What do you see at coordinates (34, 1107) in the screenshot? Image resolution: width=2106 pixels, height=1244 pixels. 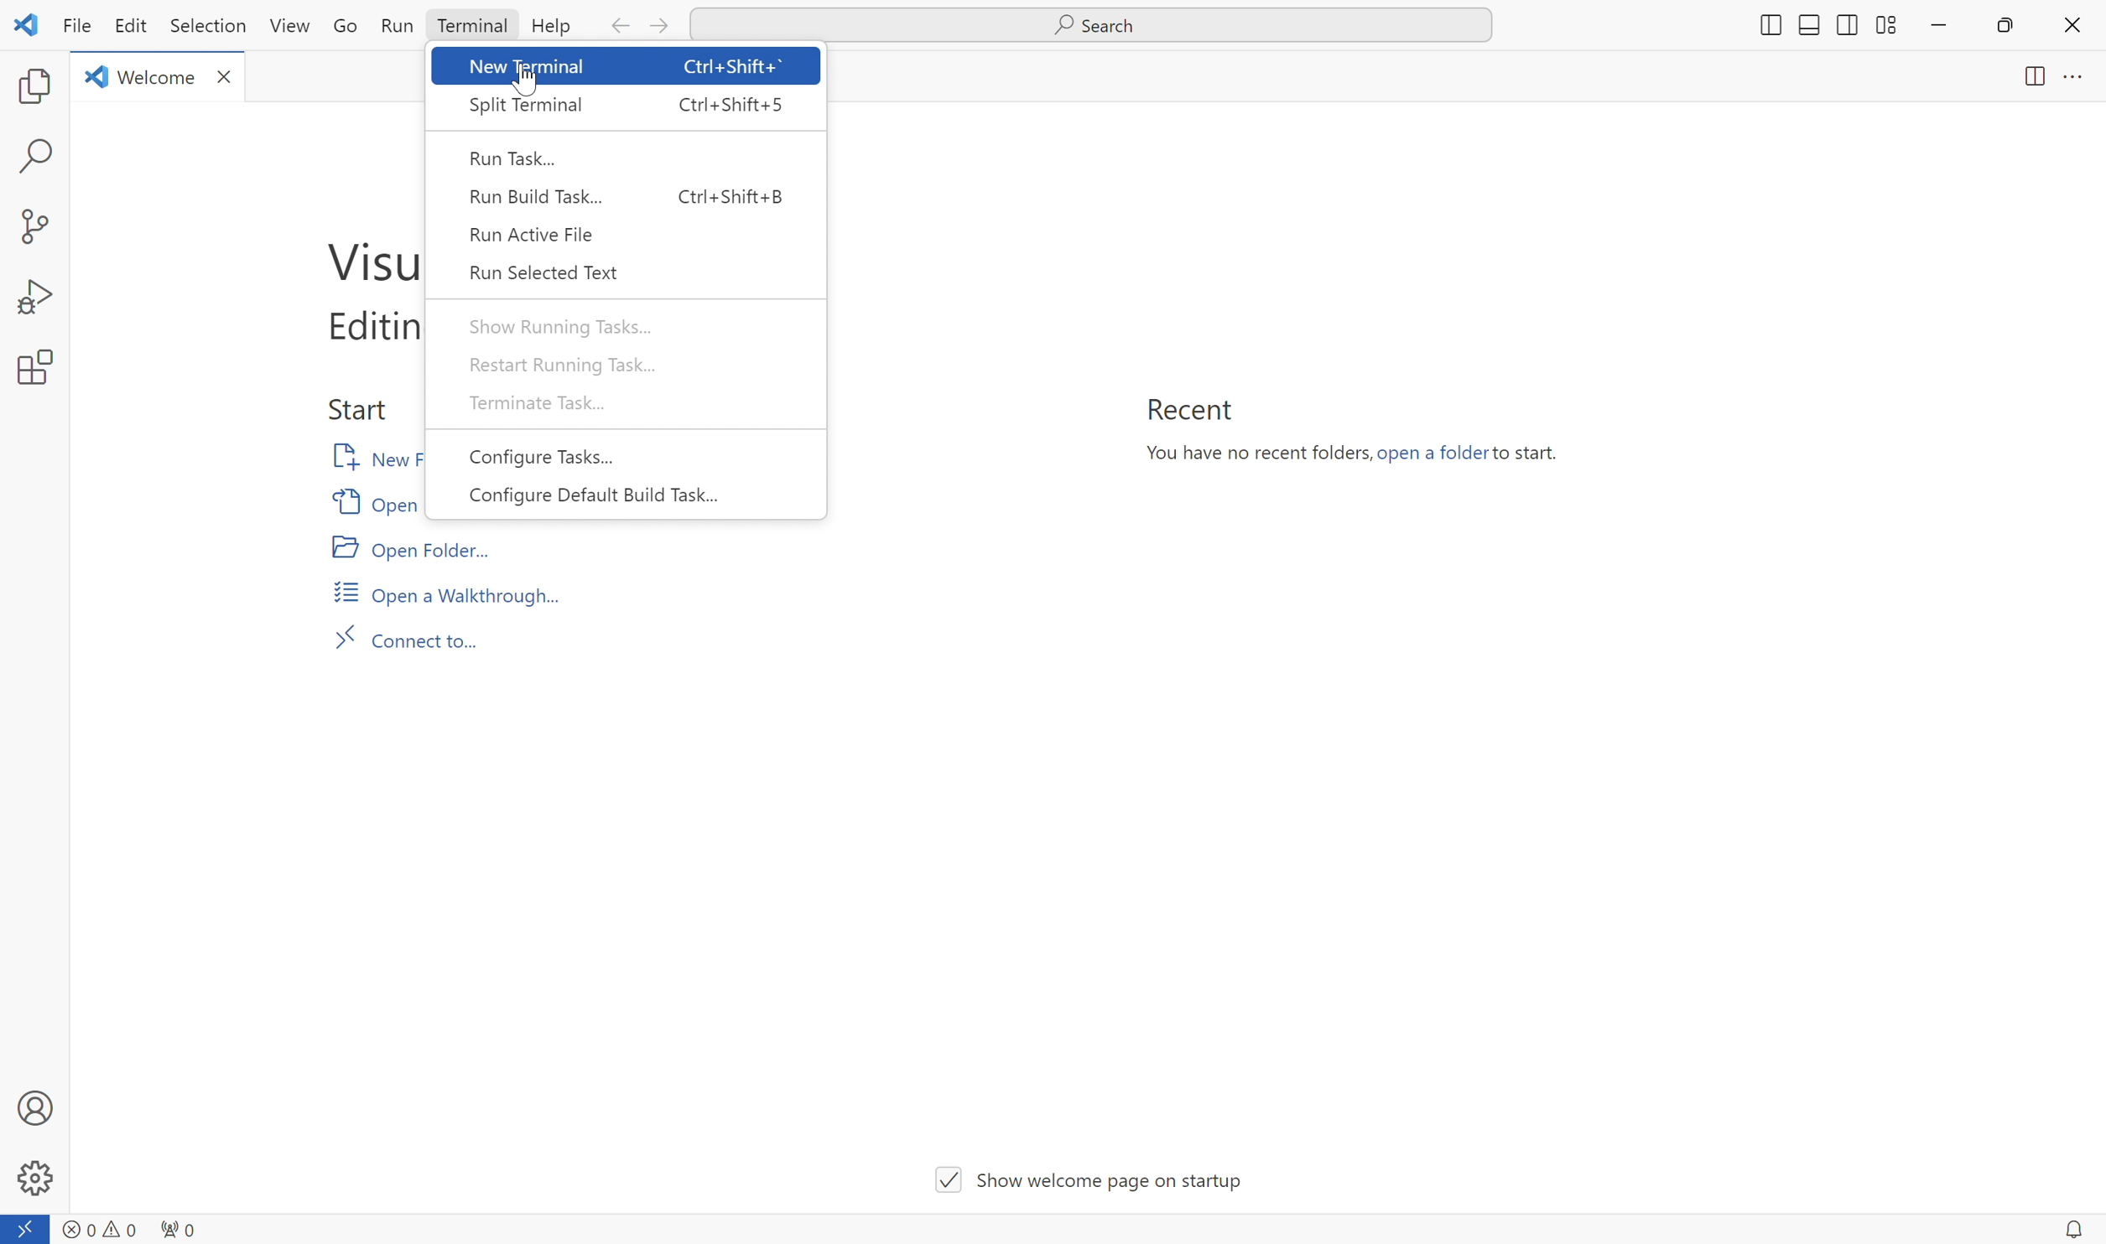 I see `Account` at bounding box center [34, 1107].